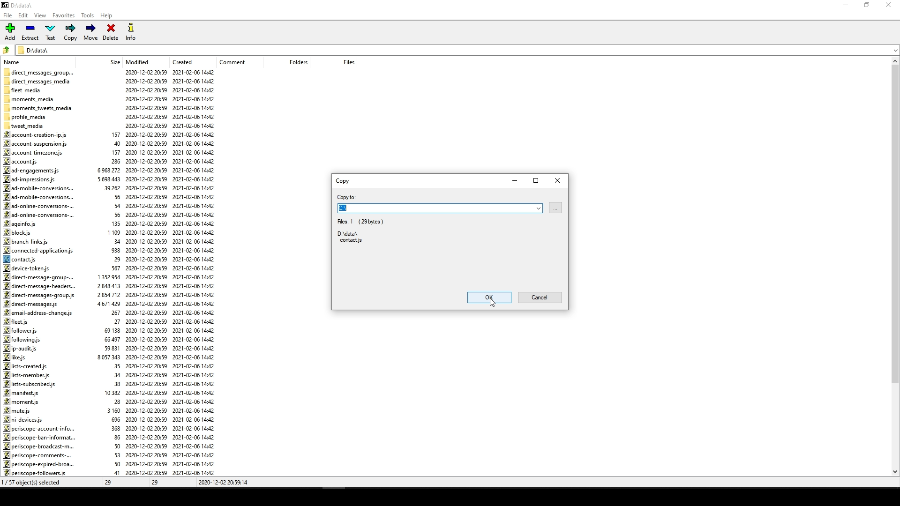 This screenshot has width=900, height=506. I want to click on folder, so click(7, 49).